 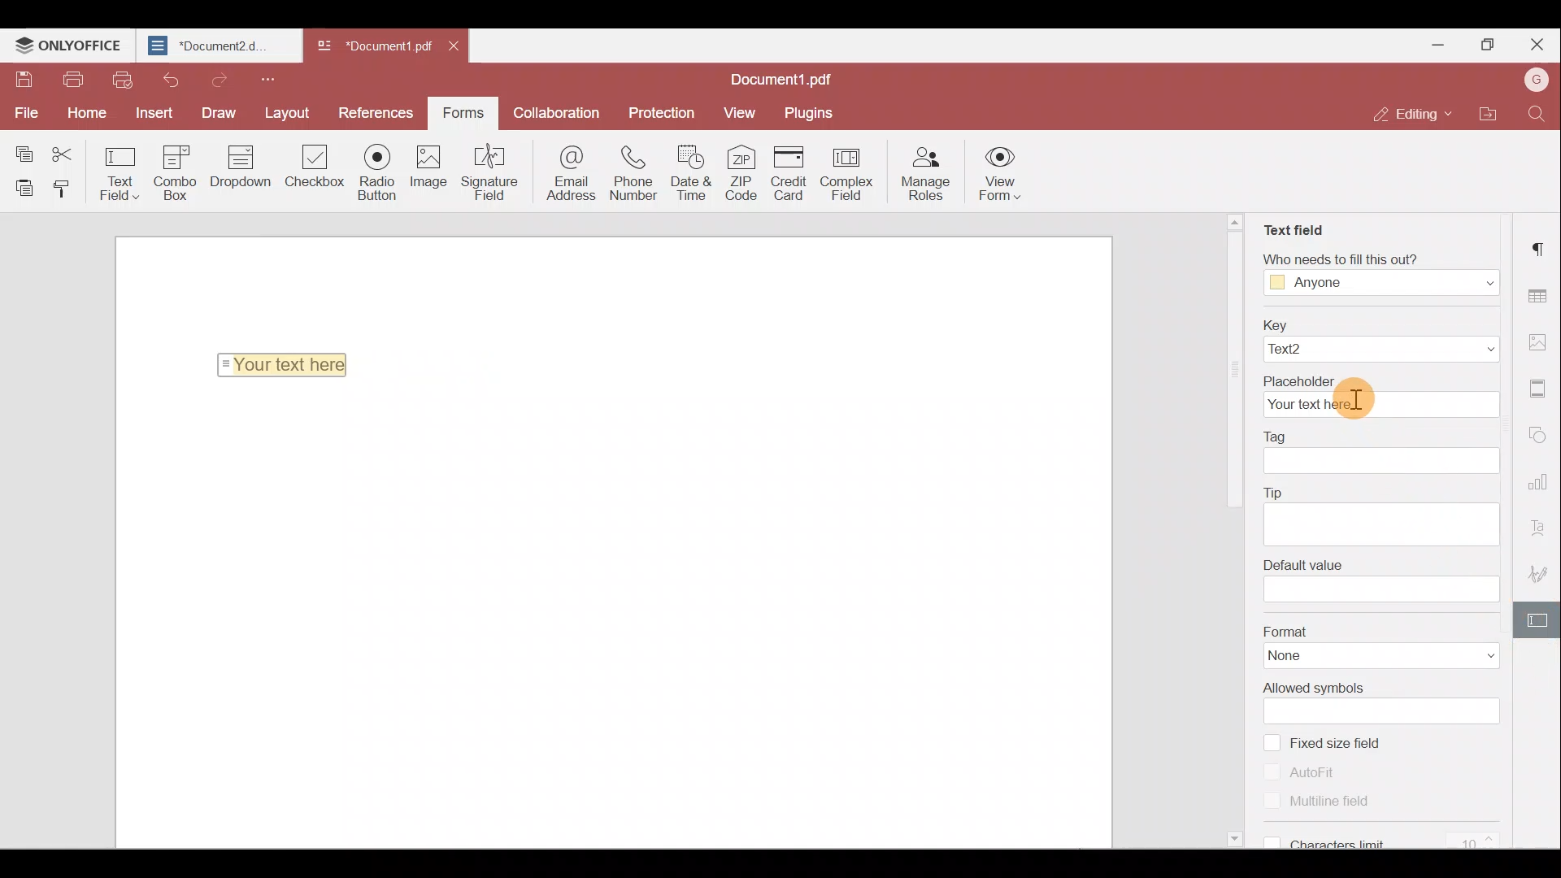 What do you see at coordinates (1472, 656) in the screenshot?
I see `Format dropdown` at bounding box center [1472, 656].